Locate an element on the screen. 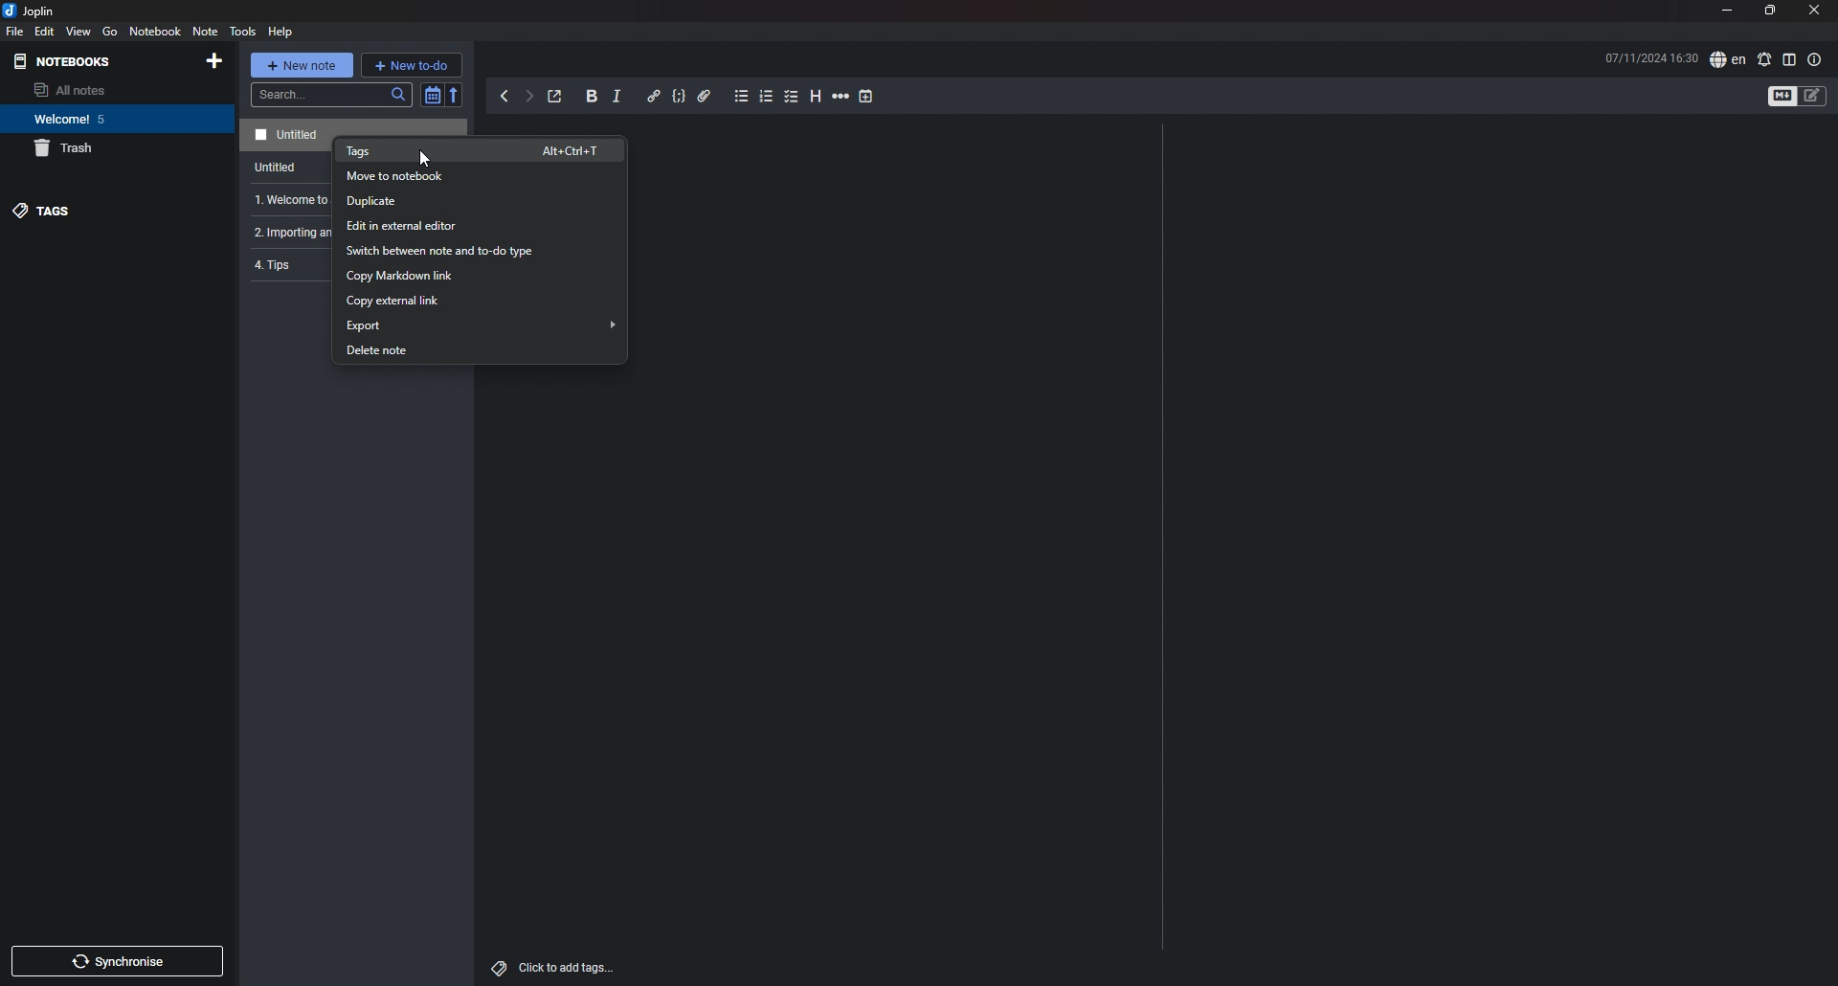 The width and height of the screenshot is (1838, 986). forward is located at coordinates (528, 99).